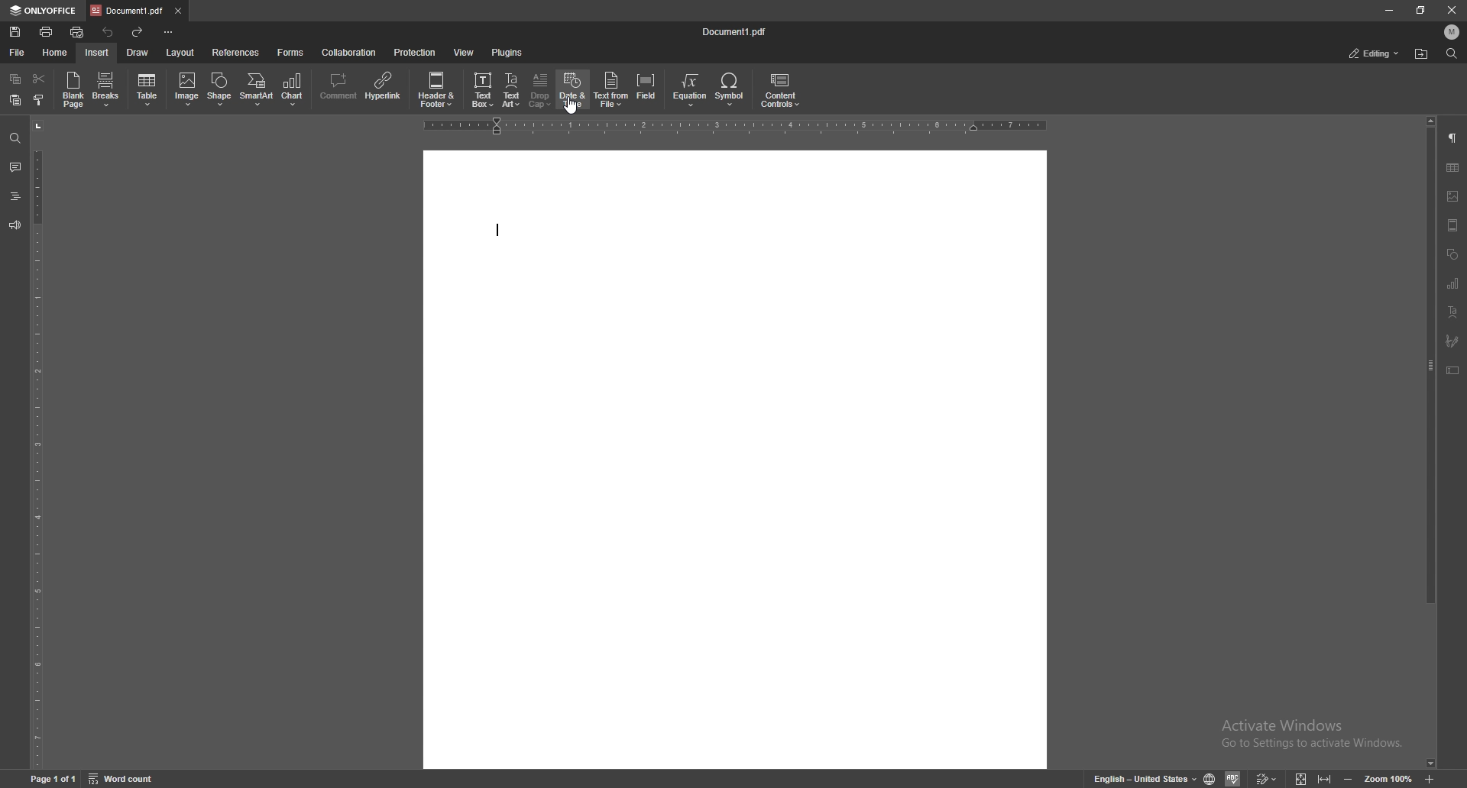 The height and width of the screenshot is (788, 1467). What do you see at coordinates (290, 53) in the screenshot?
I see `forms` at bounding box center [290, 53].